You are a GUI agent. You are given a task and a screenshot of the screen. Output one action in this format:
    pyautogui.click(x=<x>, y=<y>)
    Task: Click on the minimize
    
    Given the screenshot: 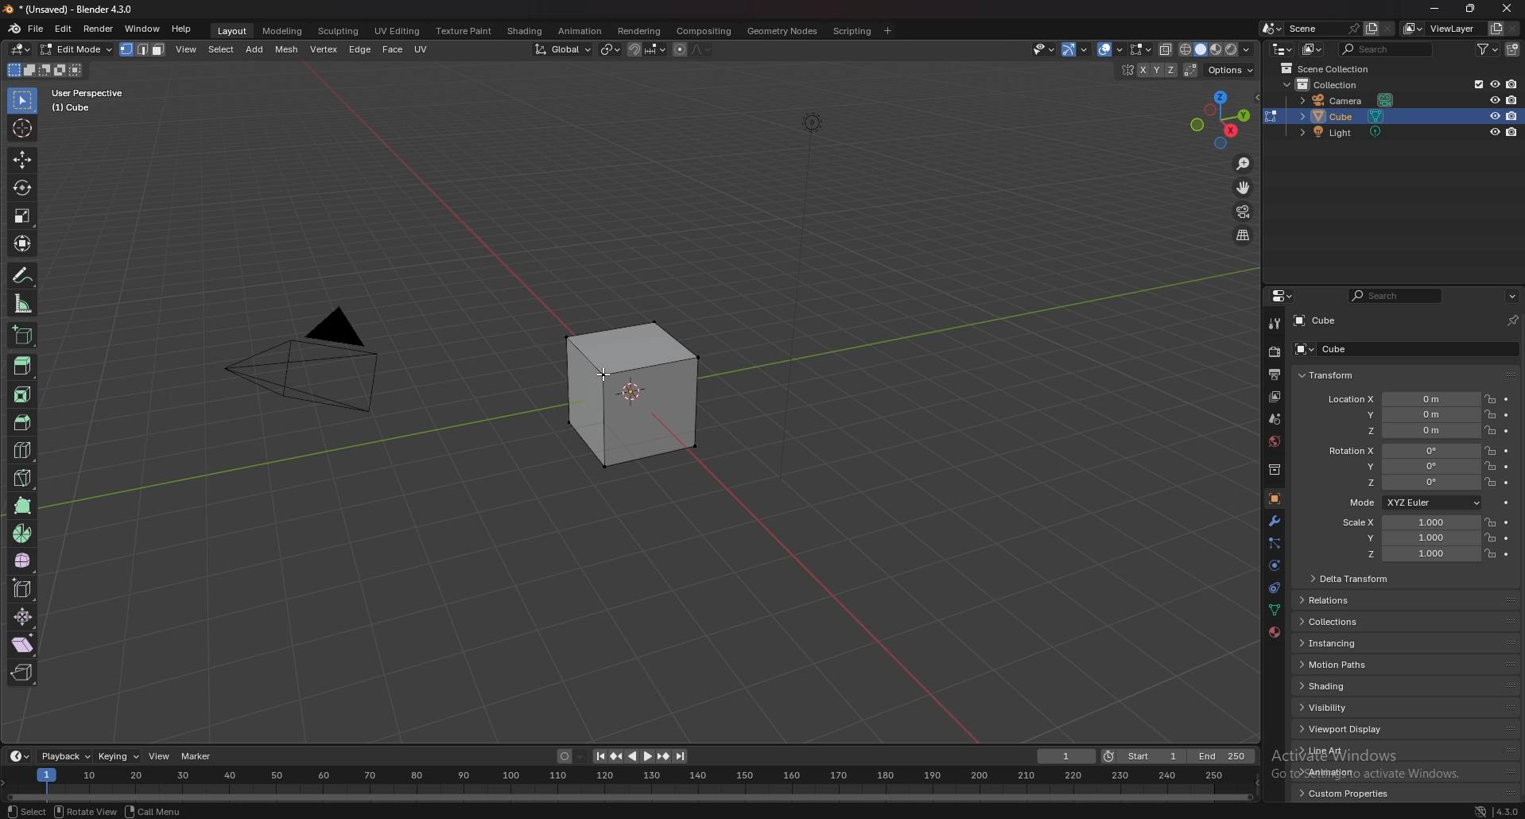 What is the action you would take?
    pyautogui.click(x=1434, y=9)
    